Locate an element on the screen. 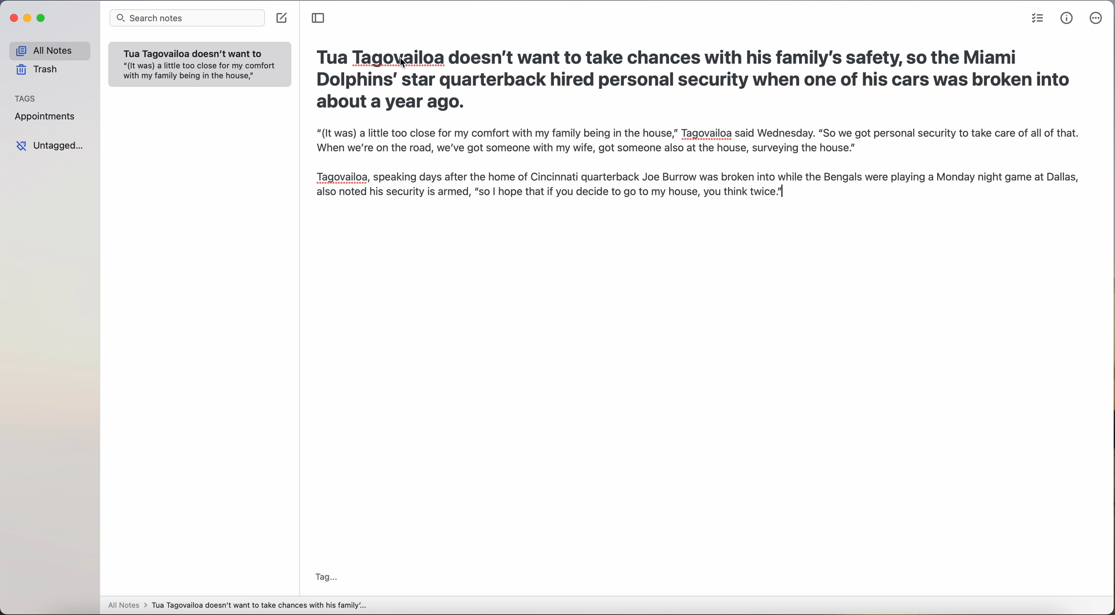 The width and height of the screenshot is (1115, 615). close Simplenote is located at coordinates (15, 18).